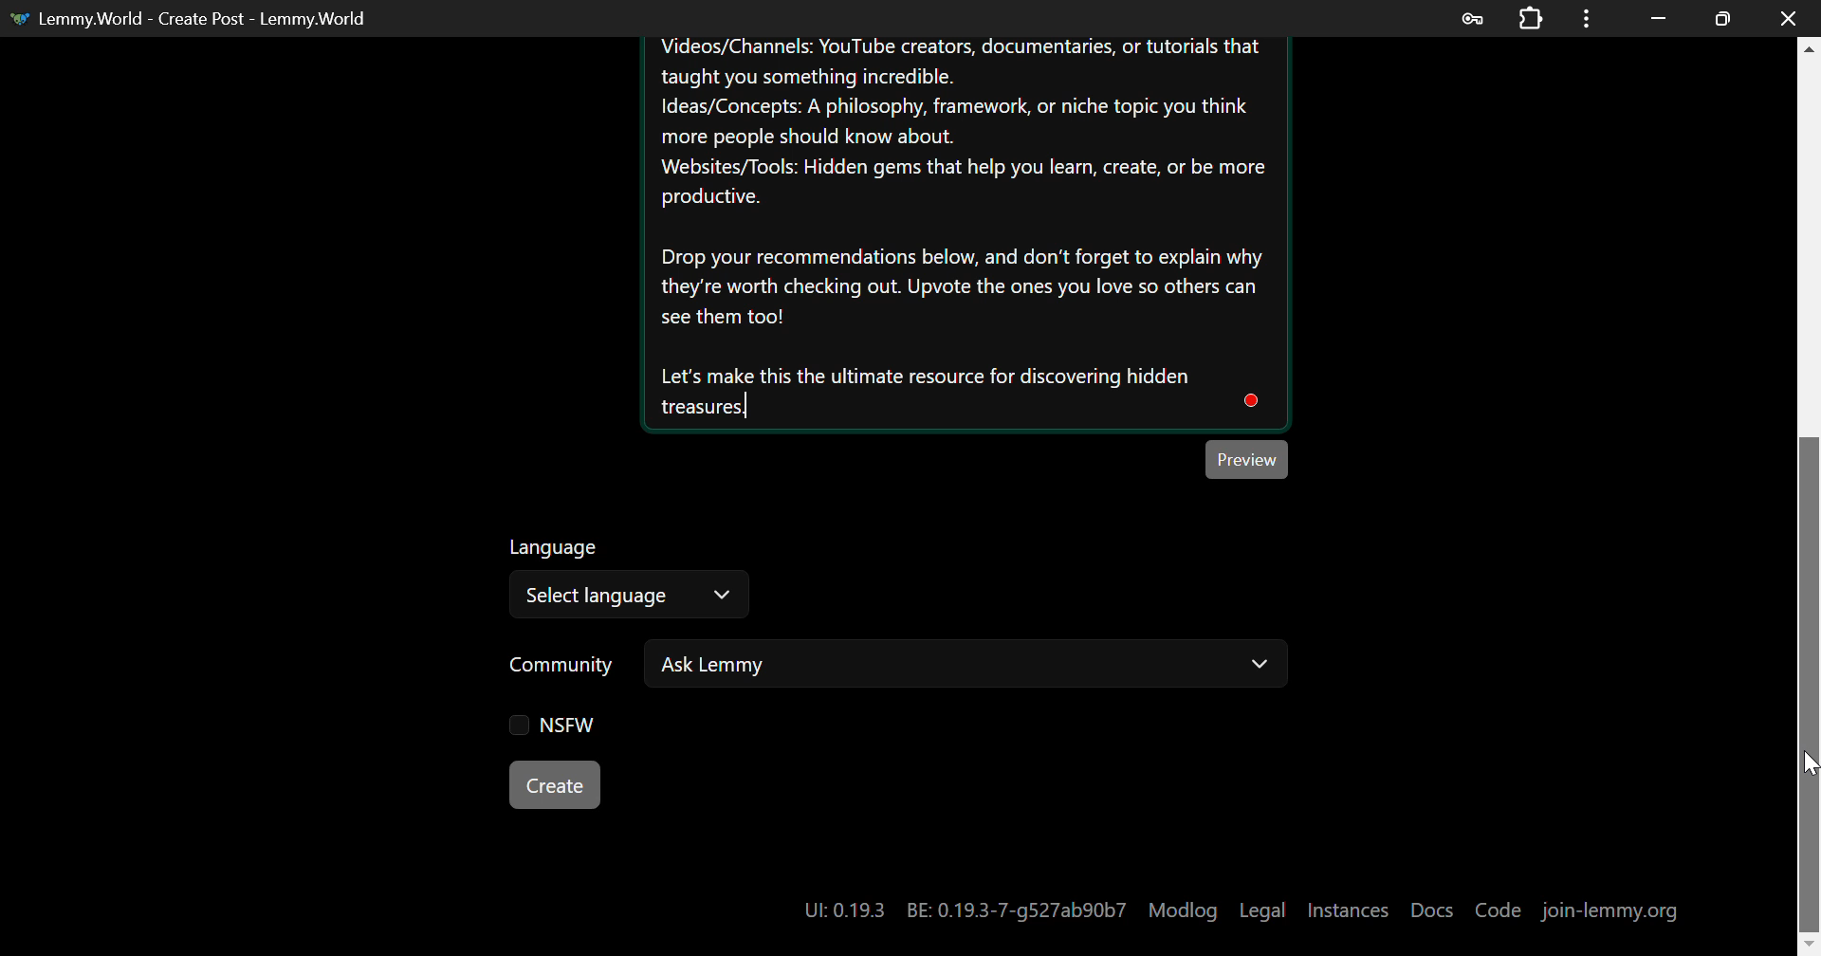 This screenshot has width=1821, height=956. I want to click on Legal, so click(1262, 910).